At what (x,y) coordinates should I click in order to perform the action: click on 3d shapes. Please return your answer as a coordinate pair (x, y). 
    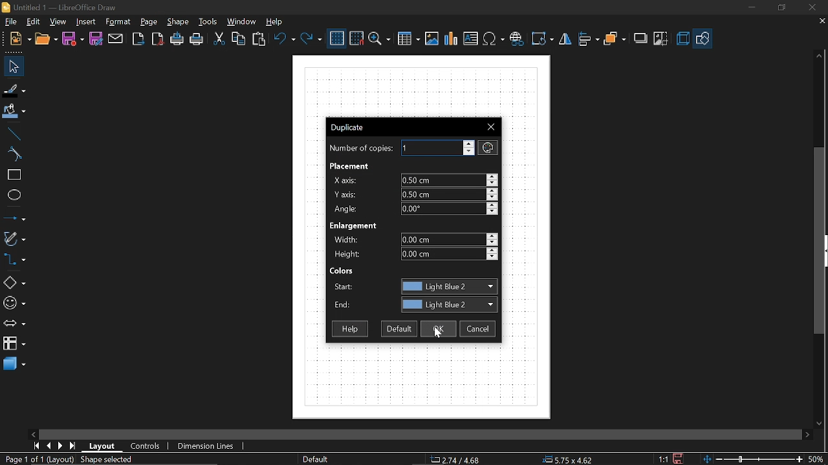
    Looking at the image, I should click on (14, 365).